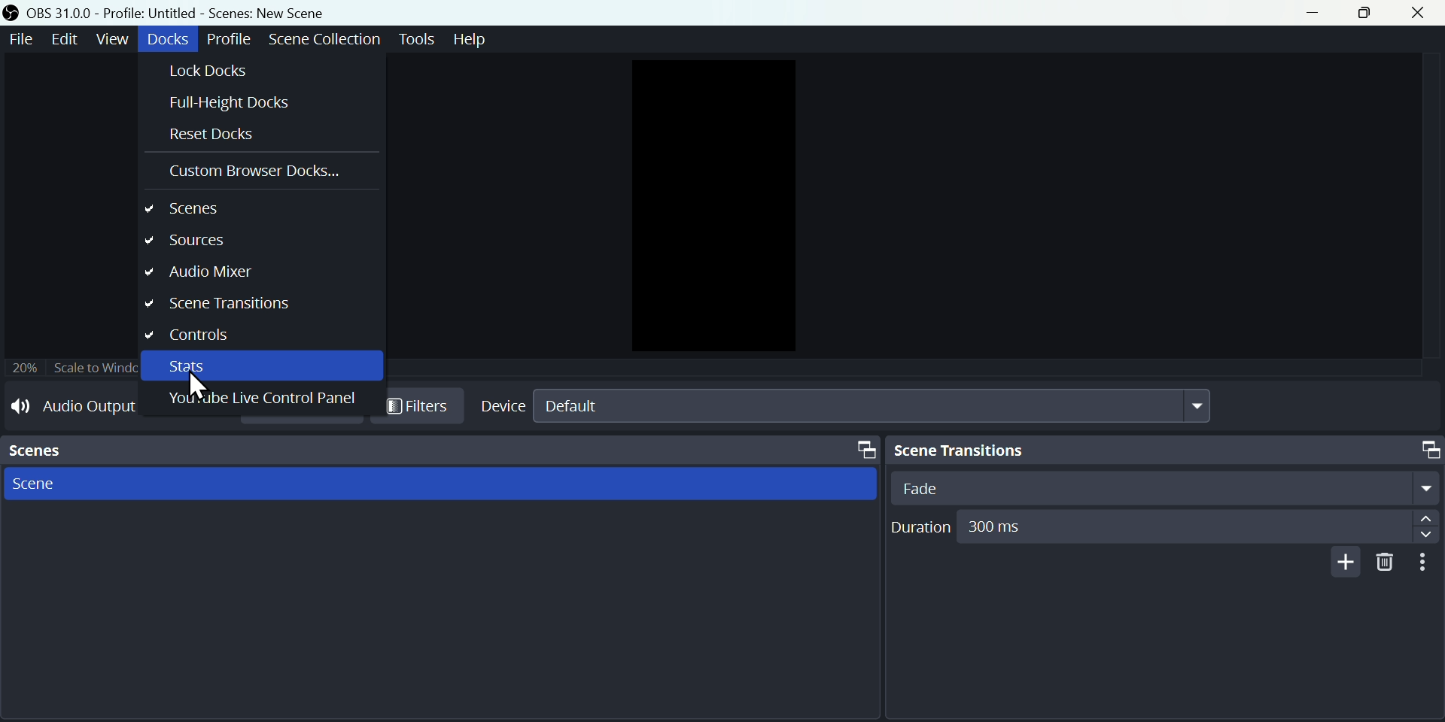  Describe the element at coordinates (1387, 564) in the screenshot. I see `delete` at that location.